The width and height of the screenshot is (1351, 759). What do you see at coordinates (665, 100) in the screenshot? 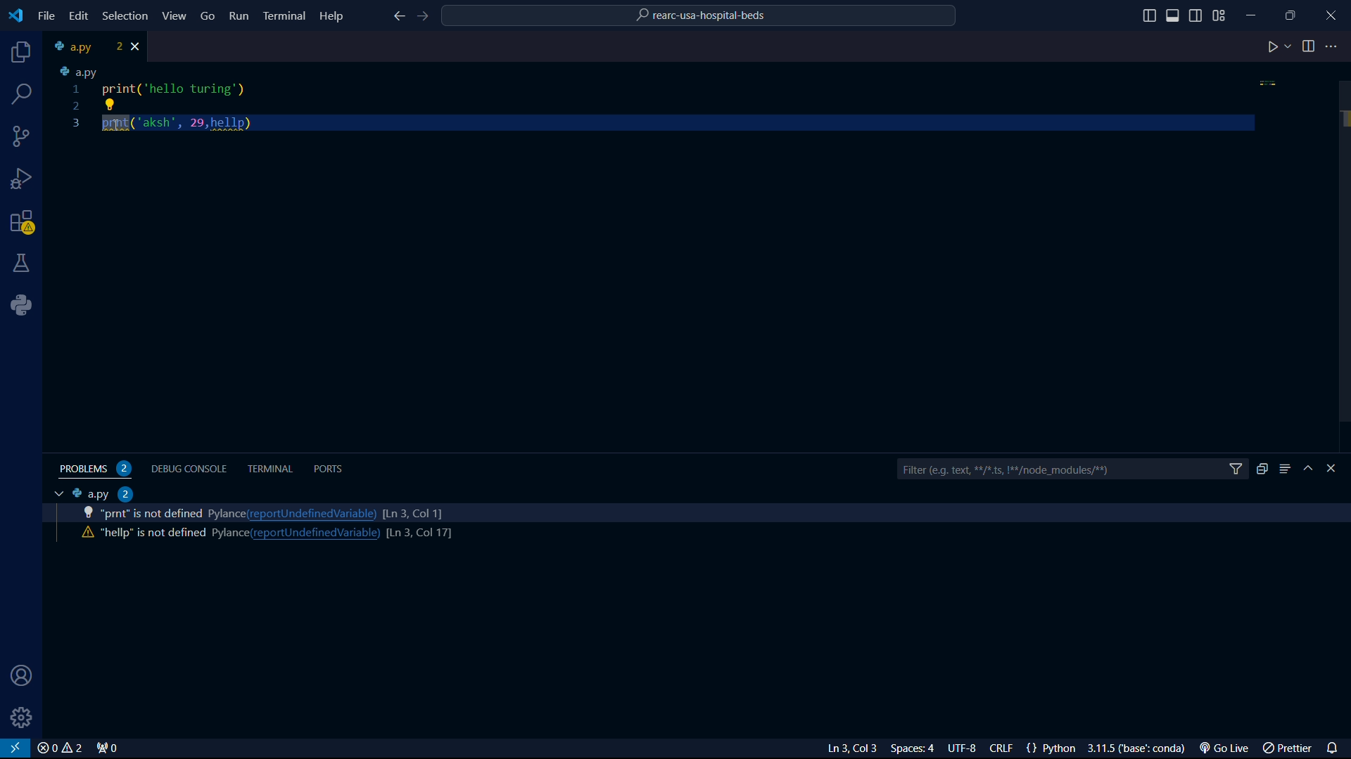
I see `code python` at bounding box center [665, 100].